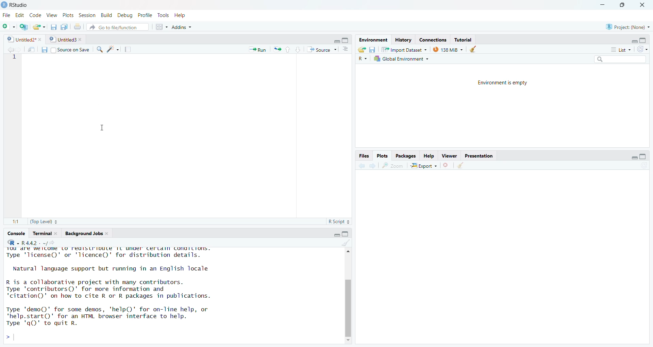 This screenshot has height=347, width=653. Describe the element at coordinates (52, 27) in the screenshot. I see `Save current document` at that location.